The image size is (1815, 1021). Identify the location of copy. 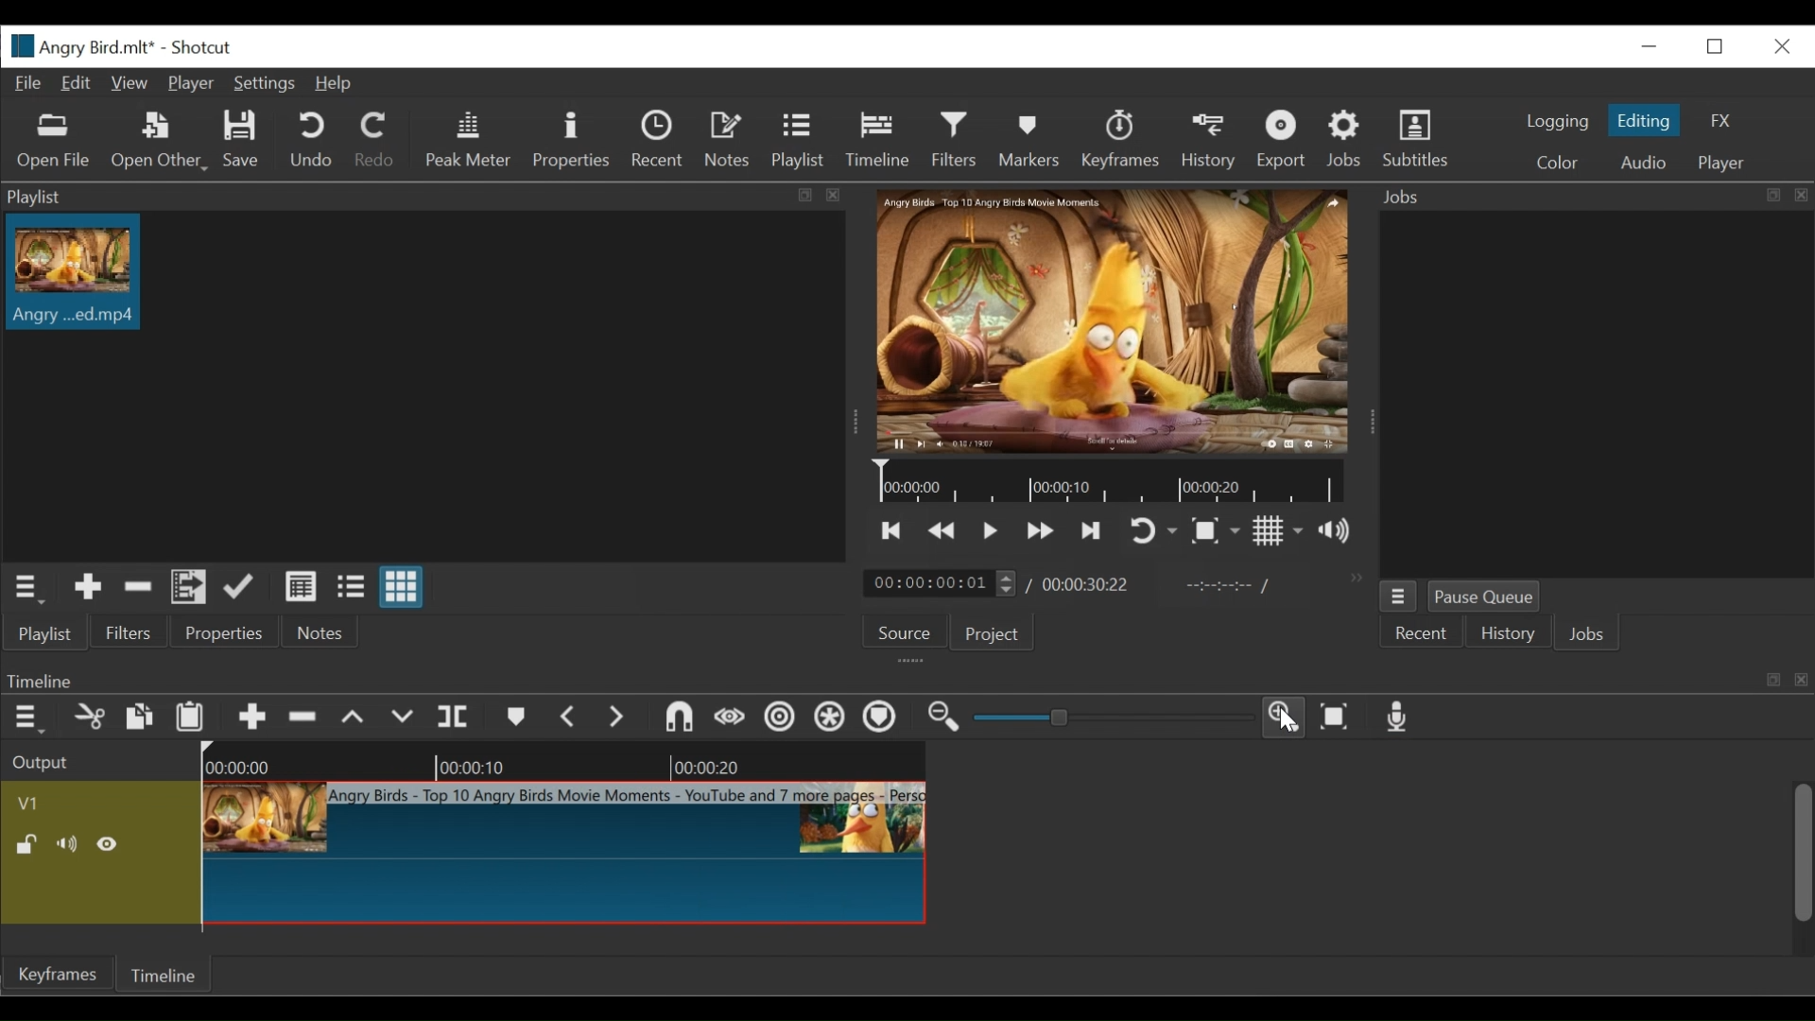
(139, 718).